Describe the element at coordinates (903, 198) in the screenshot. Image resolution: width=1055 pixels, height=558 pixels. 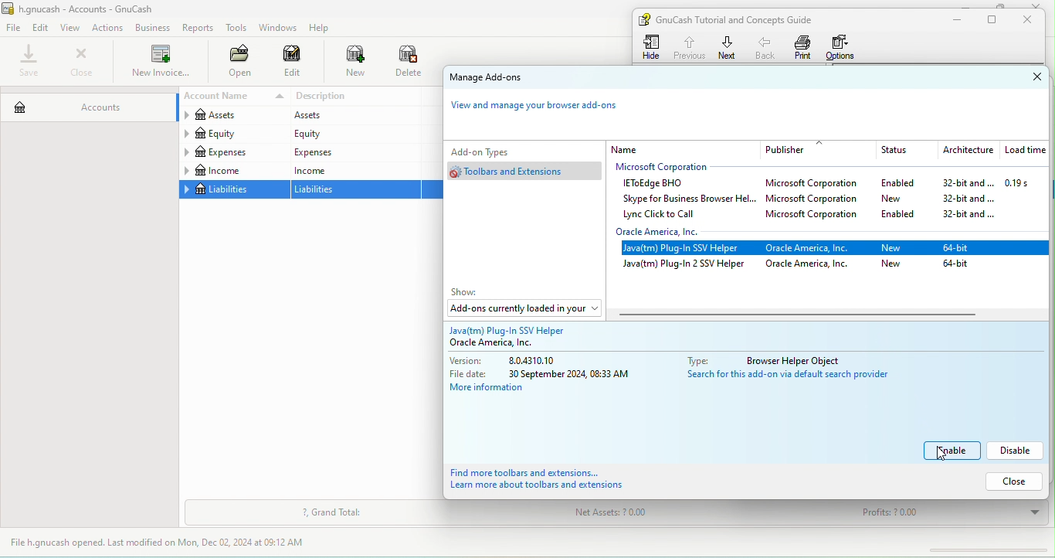
I see `new` at that location.